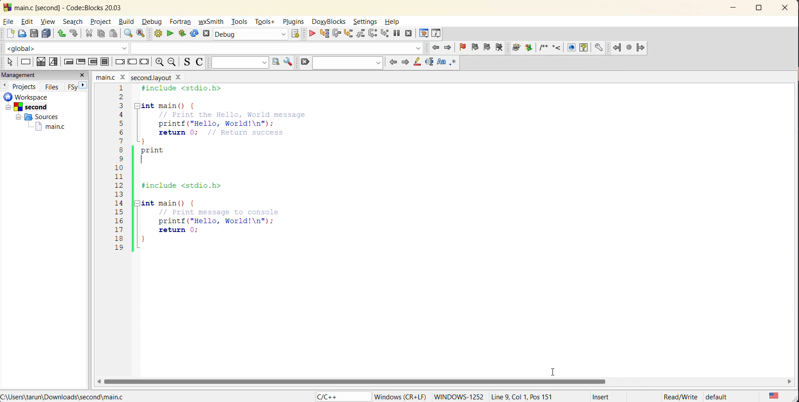 The height and width of the screenshot is (402, 799). I want to click on zoom out, so click(159, 62).